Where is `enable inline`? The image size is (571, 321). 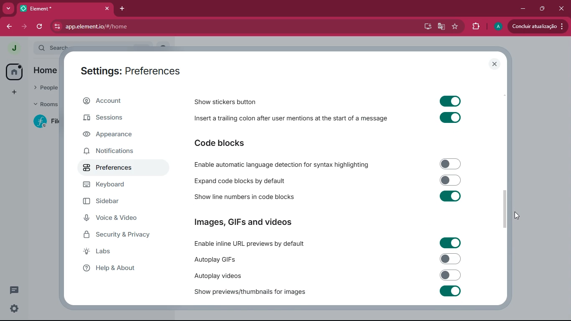 enable inline is located at coordinates (250, 244).